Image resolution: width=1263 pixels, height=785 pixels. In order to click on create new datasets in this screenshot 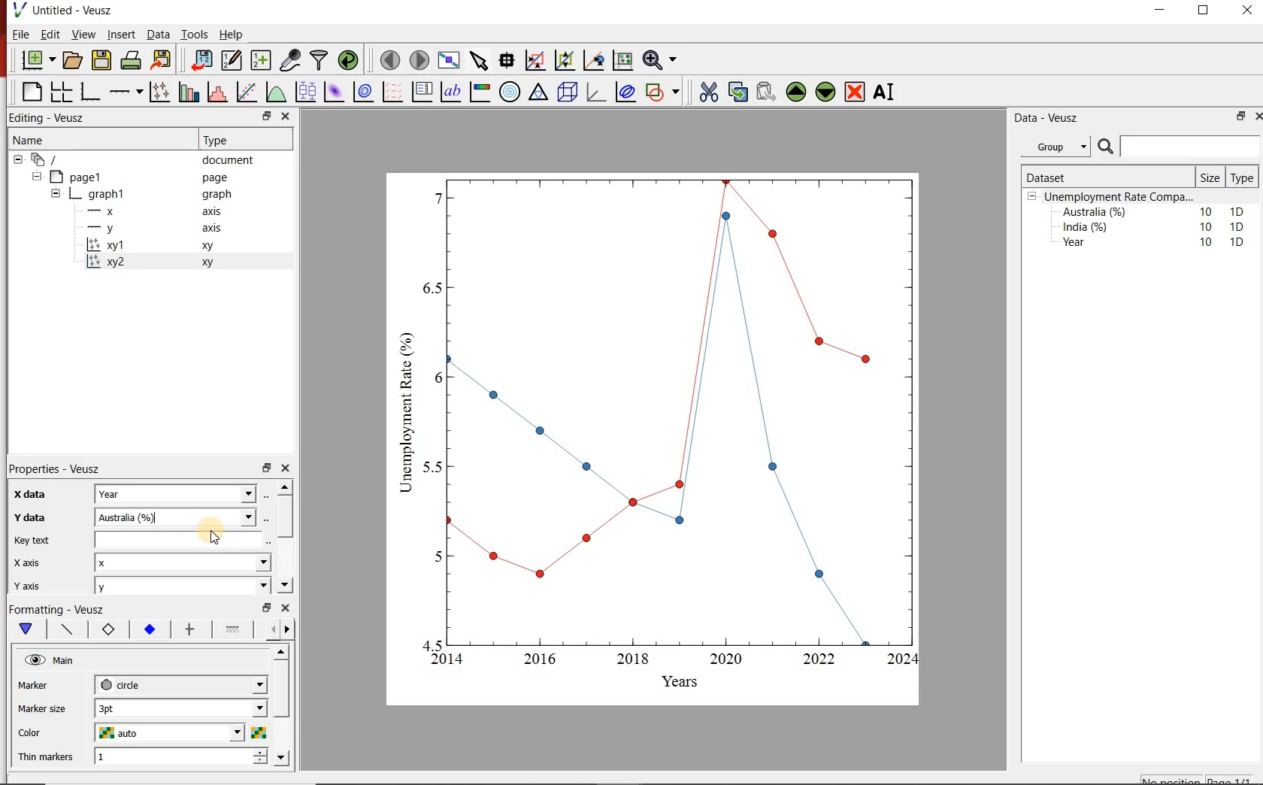, I will do `click(260, 61)`.